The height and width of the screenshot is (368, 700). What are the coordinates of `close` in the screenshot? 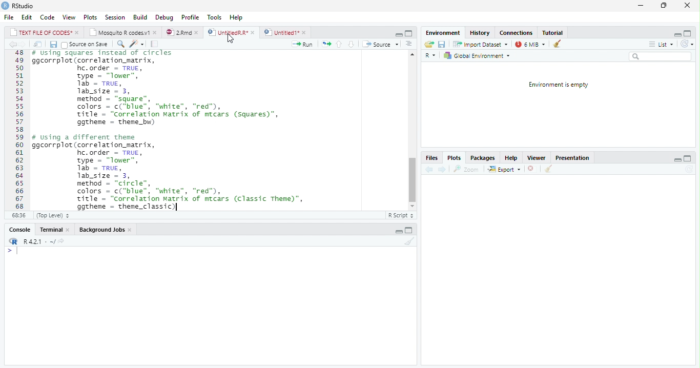 It's located at (685, 5).